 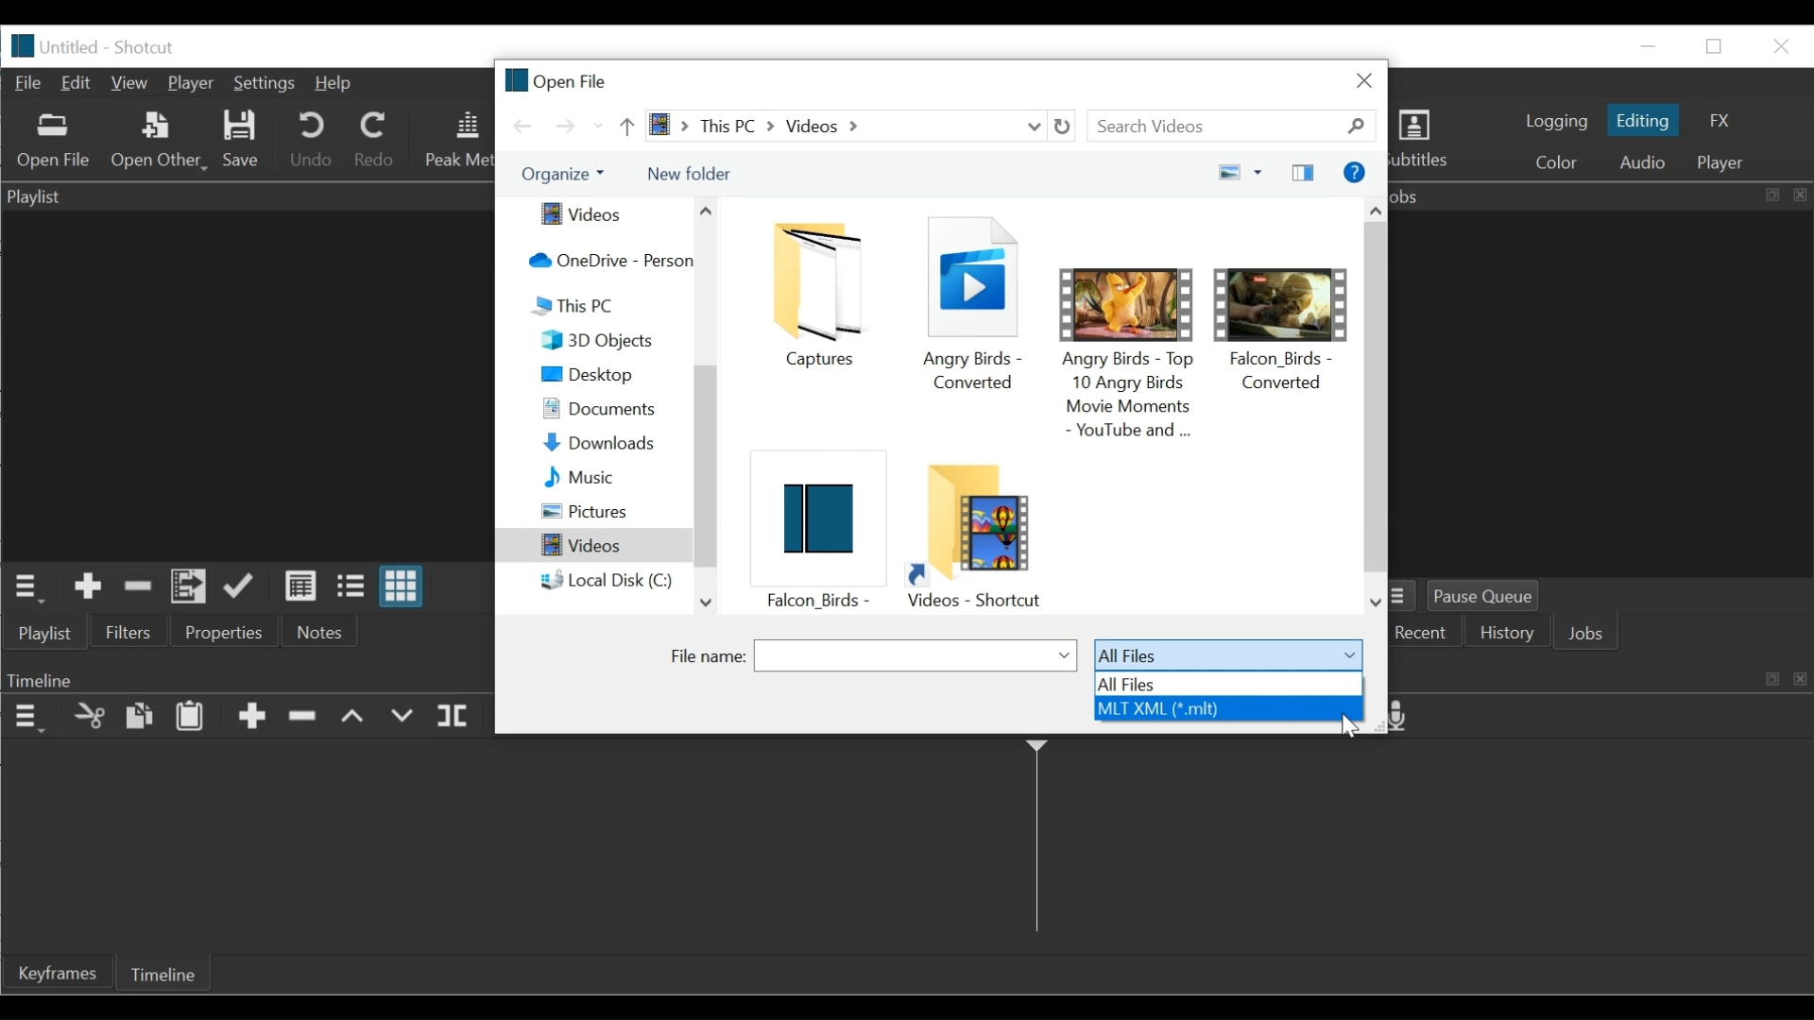 What do you see at coordinates (813, 535) in the screenshot?
I see `flcon _ birds -` at bounding box center [813, 535].